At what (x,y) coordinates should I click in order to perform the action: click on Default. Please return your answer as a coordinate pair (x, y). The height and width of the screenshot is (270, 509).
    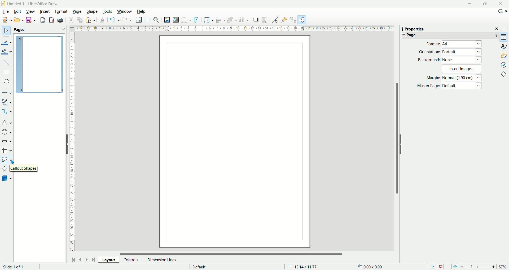
    Looking at the image, I should click on (462, 86).